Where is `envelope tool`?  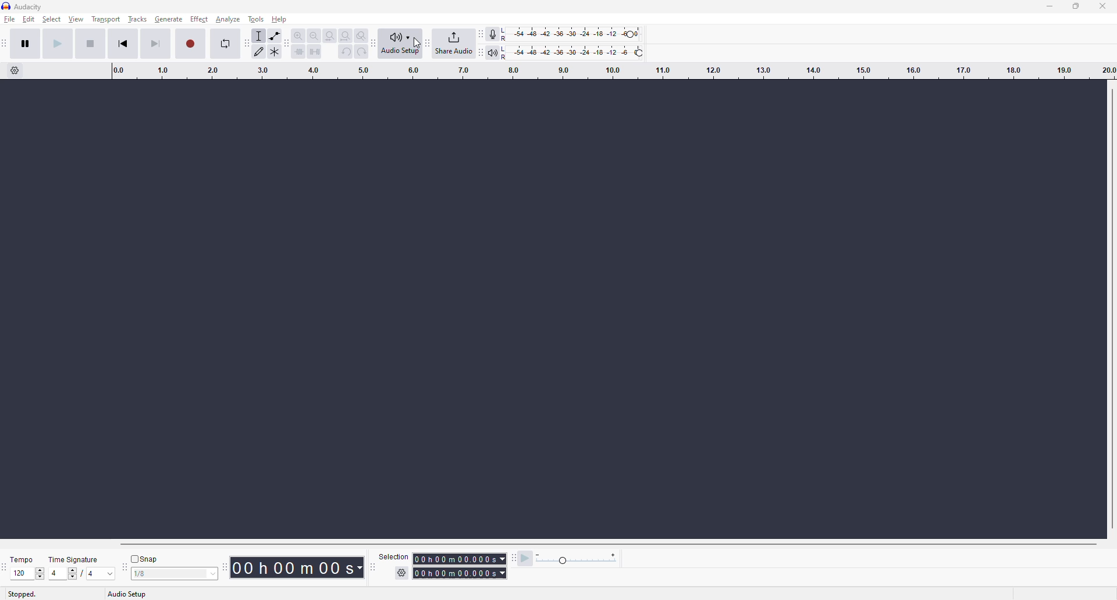 envelope tool is located at coordinates (274, 36).